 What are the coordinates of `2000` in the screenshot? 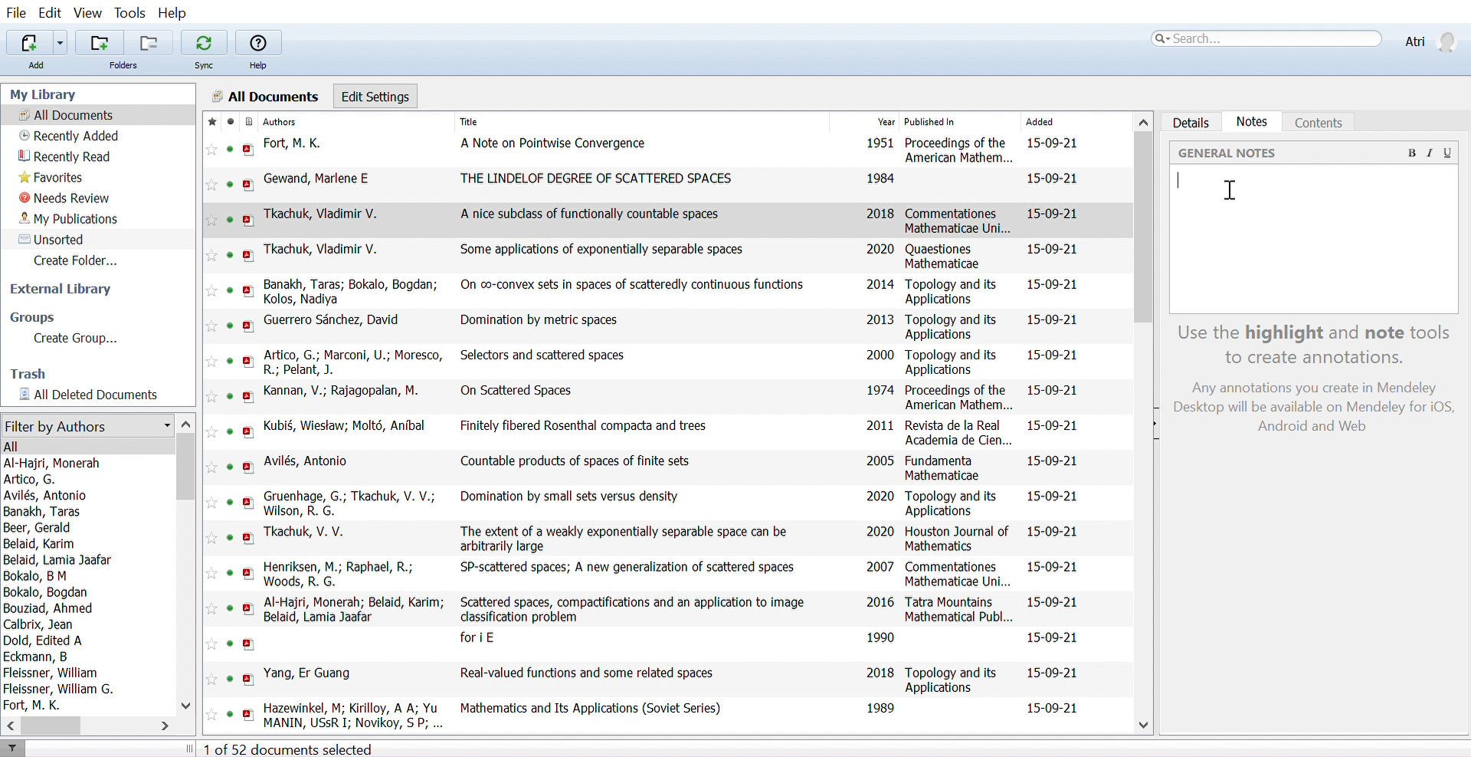 It's located at (880, 355).